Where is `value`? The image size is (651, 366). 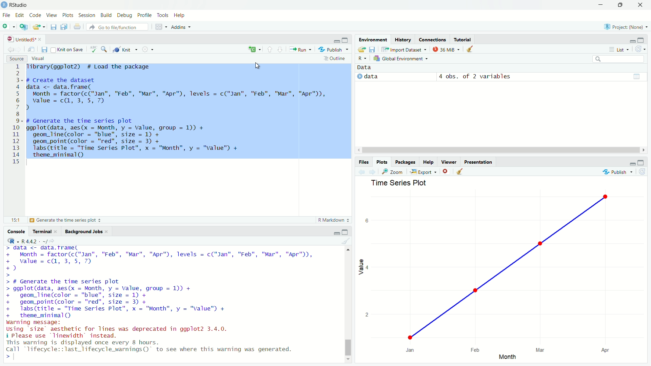 value is located at coordinates (361, 267).